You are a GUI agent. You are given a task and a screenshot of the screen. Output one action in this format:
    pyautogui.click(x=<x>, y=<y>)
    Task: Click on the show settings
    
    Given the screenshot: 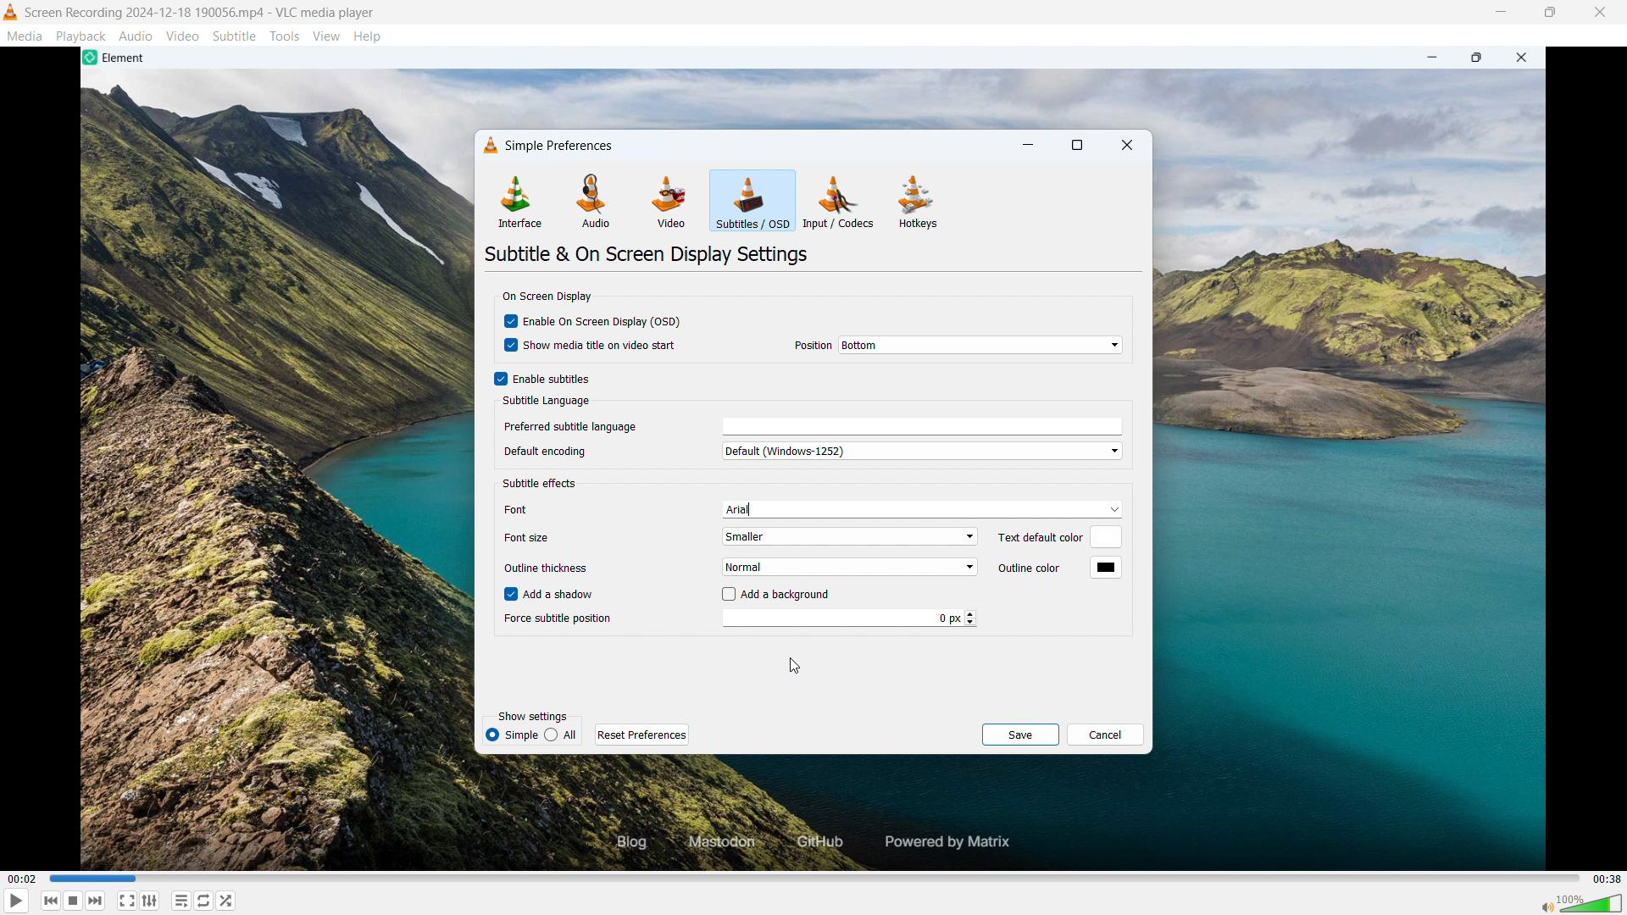 What is the action you would take?
    pyautogui.click(x=533, y=717)
    